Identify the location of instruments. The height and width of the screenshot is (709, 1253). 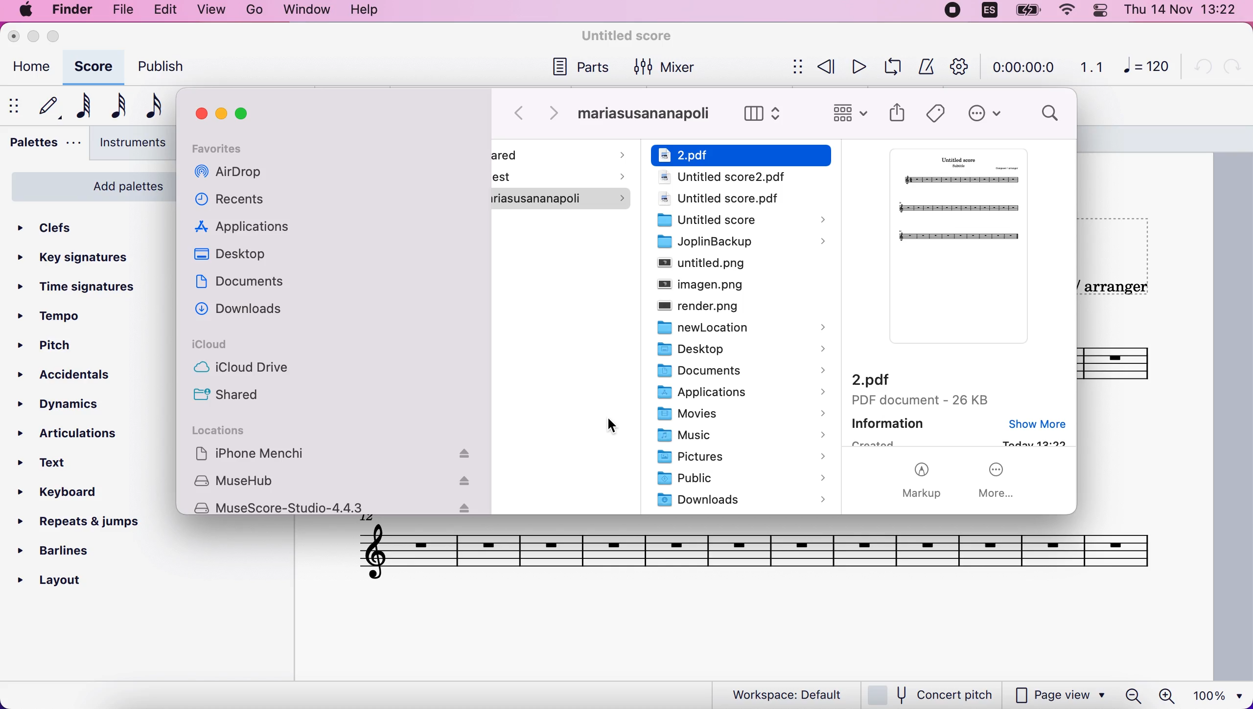
(128, 143).